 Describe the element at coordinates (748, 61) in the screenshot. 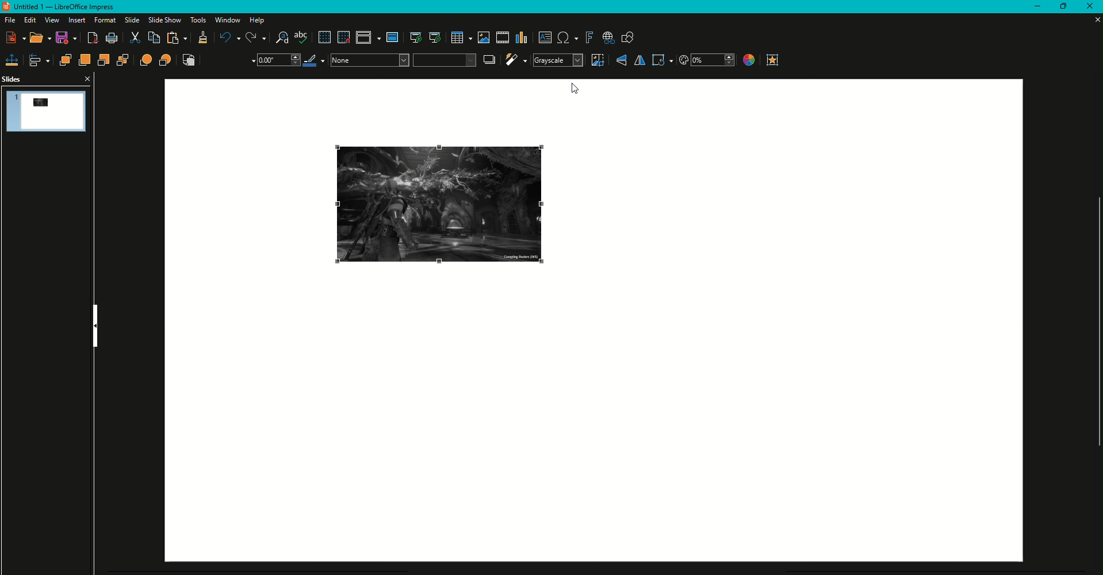

I see `Color` at that location.